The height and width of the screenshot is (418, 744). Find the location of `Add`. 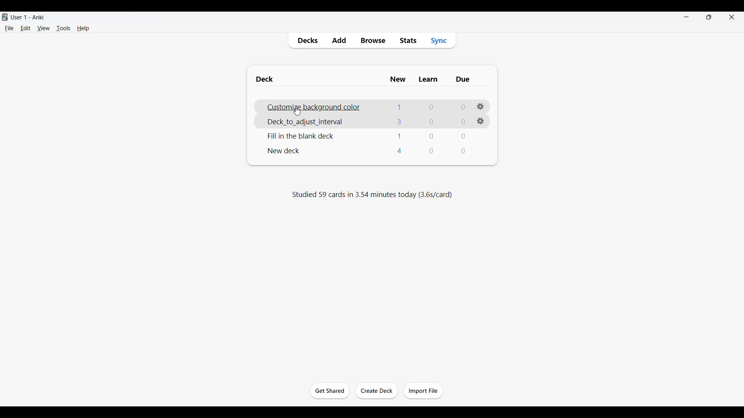

Add is located at coordinates (339, 41).